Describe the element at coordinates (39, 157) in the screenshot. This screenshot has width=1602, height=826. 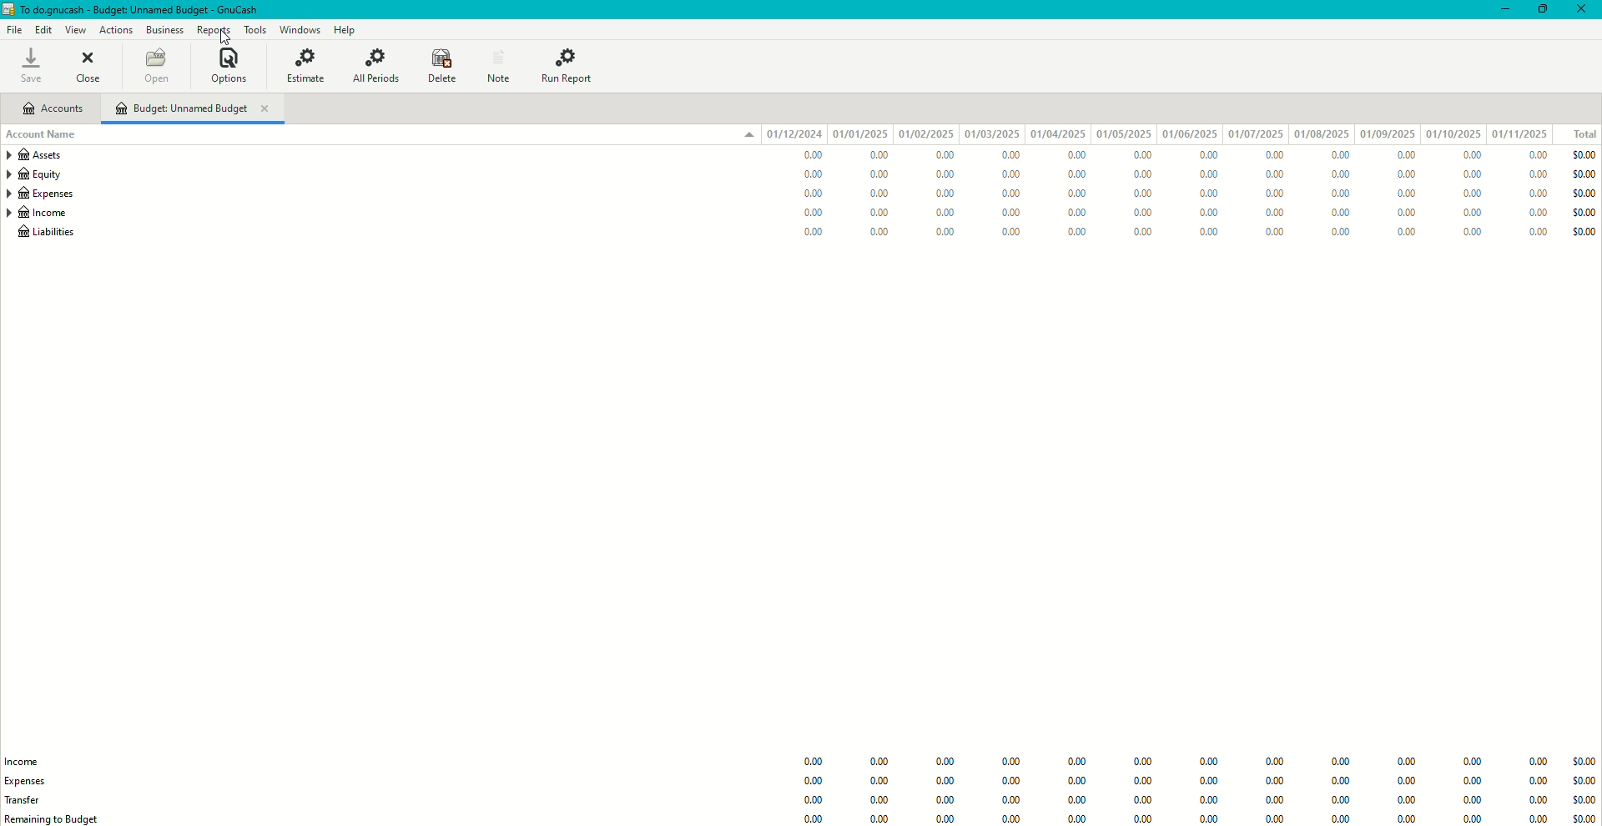
I see `Assets` at that location.